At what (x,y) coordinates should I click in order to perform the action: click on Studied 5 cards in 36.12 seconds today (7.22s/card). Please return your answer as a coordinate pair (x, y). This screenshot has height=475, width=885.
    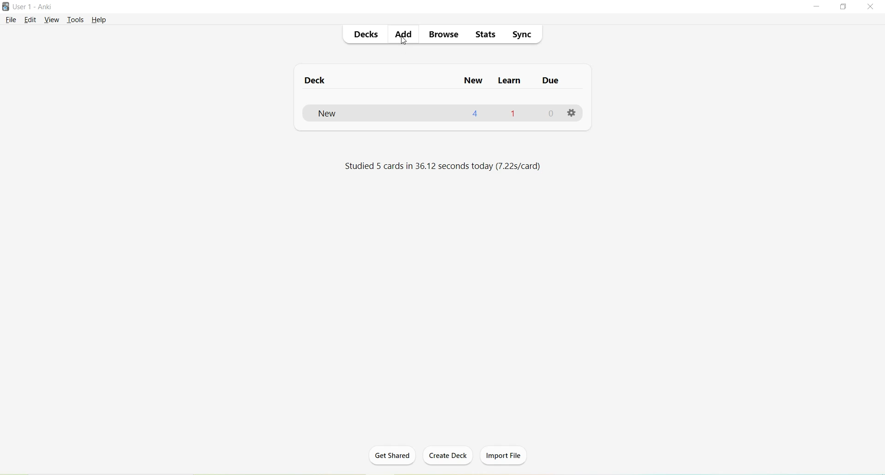
    Looking at the image, I should click on (446, 166).